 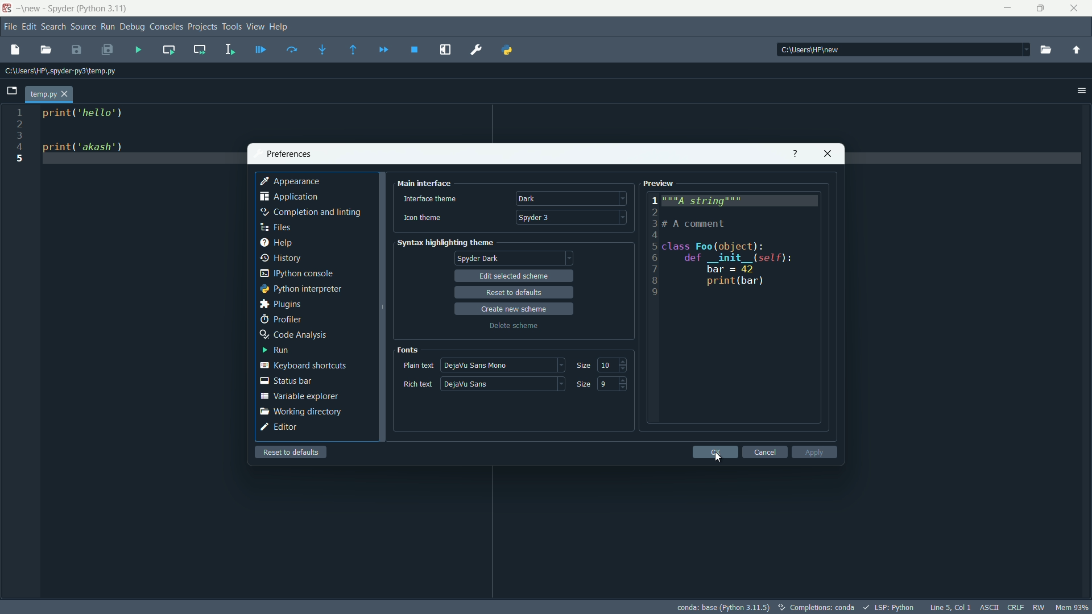 I want to click on dropdown options icon, so click(x=1014, y=49).